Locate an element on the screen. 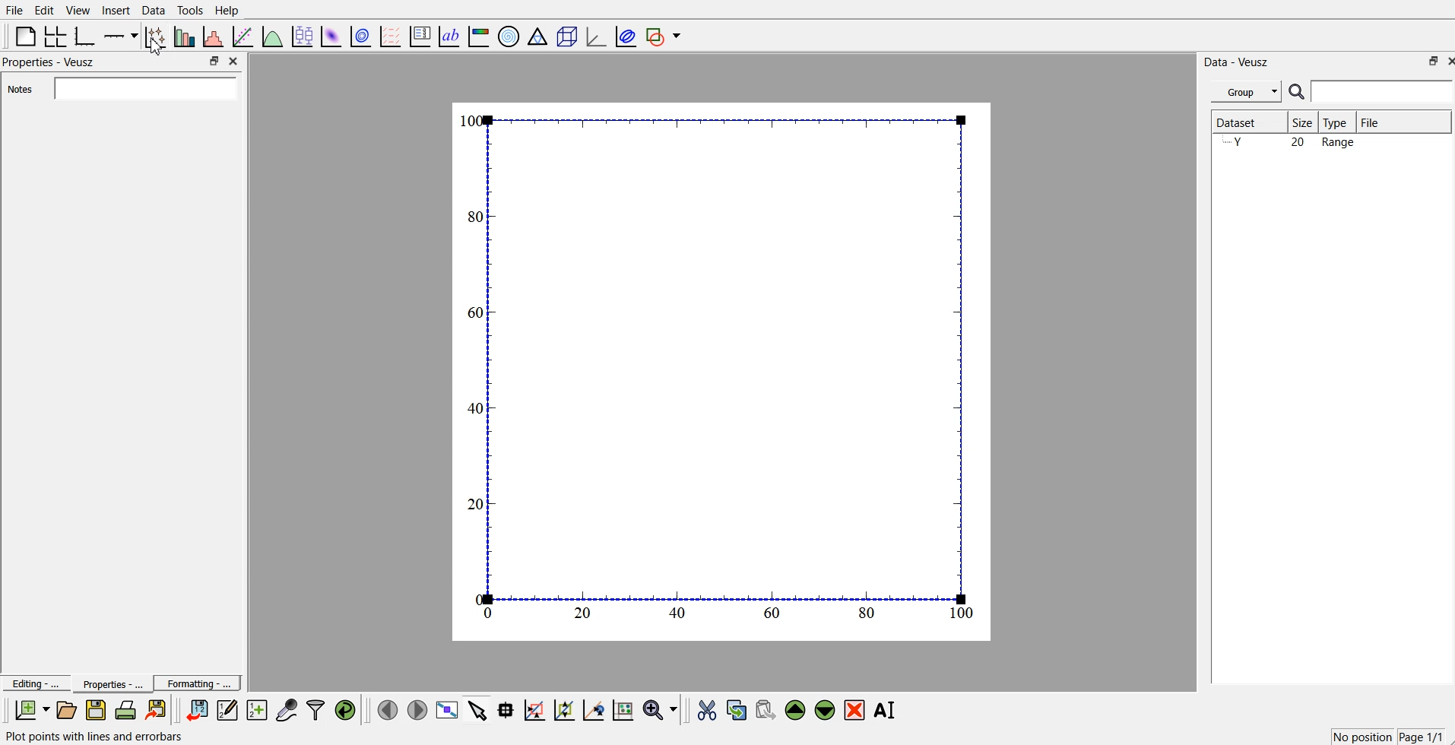 Image resolution: width=1455 pixels, height=745 pixels. Close is located at coordinates (1446, 61).